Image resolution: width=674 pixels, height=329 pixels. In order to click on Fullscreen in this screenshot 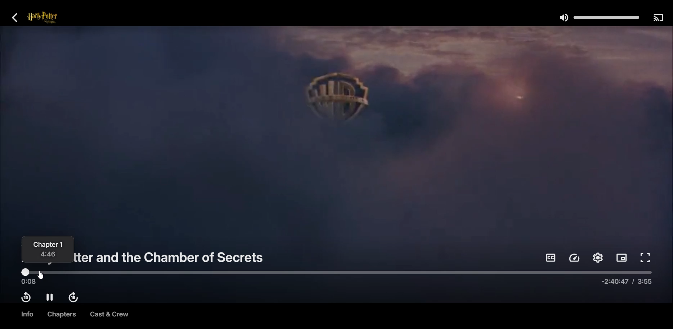, I will do `click(646, 258)`.